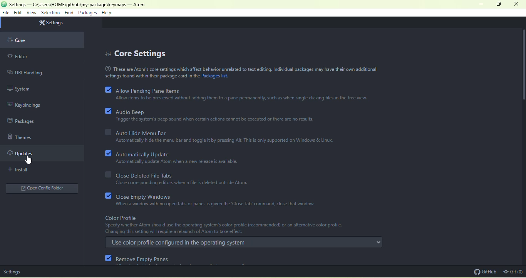 Image resolution: width=526 pixels, height=278 pixels. What do you see at coordinates (152, 75) in the screenshot?
I see `settings found within..` at bounding box center [152, 75].